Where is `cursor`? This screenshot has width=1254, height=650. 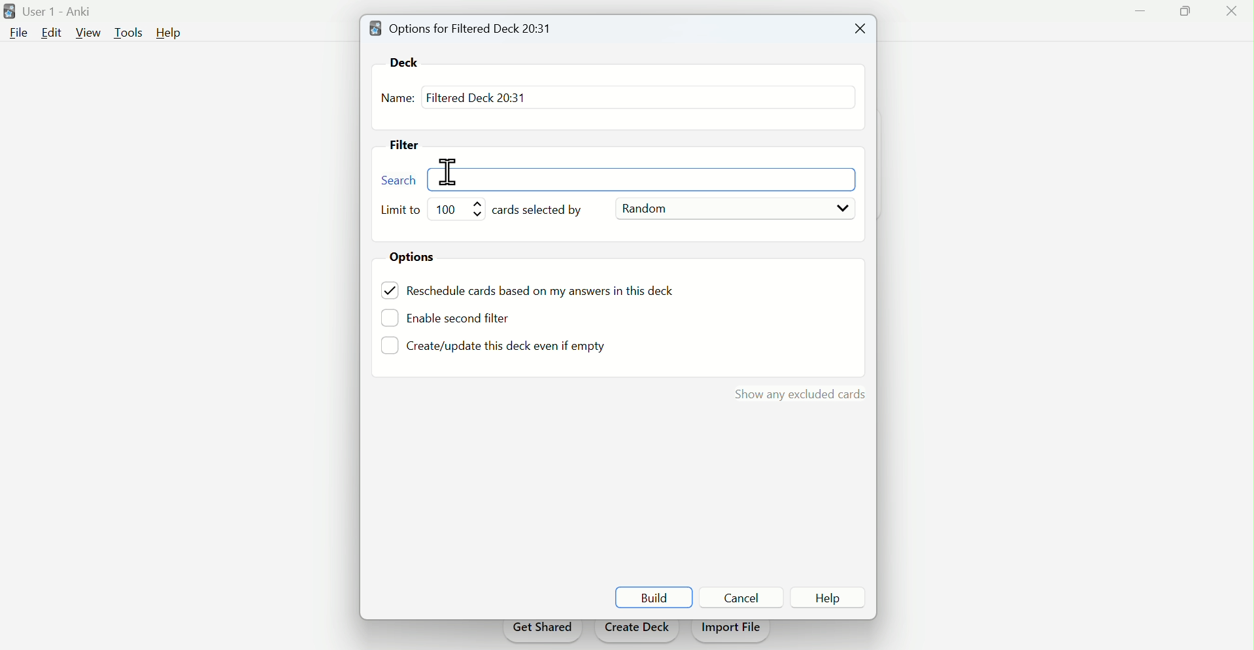
cursor is located at coordinates (449, 173).